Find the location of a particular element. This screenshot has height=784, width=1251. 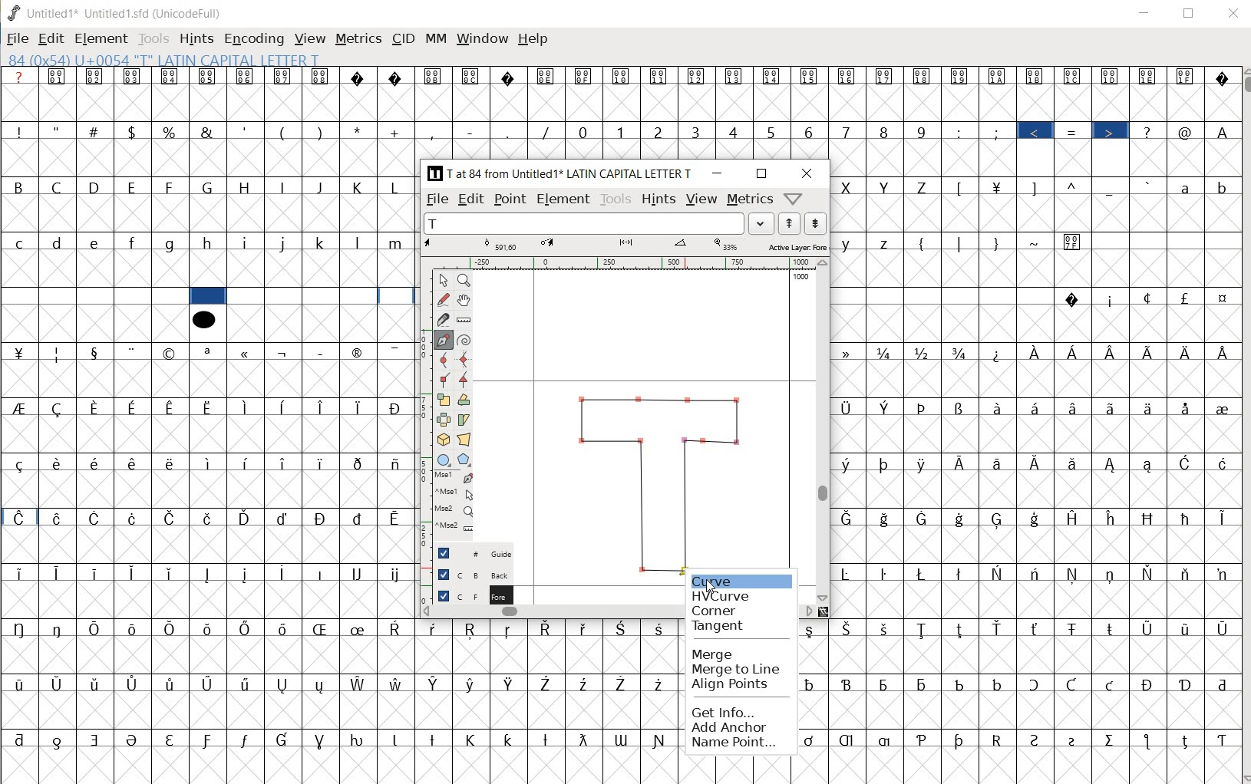

Symbol is located at coordinates (1220, 516).